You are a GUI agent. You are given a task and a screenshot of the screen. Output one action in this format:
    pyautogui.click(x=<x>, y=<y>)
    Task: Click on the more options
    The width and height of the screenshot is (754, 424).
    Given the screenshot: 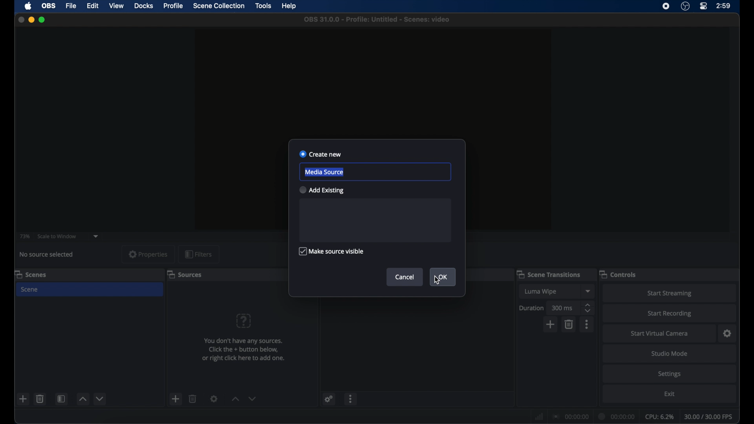 What is the action you would take?
    pyautogui.click(x=587, y=325)
    